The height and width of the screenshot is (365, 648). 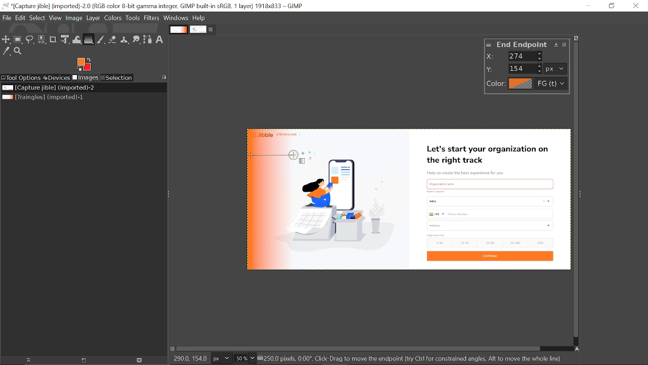 I want to click on Windows, so click(x=176, y=18).